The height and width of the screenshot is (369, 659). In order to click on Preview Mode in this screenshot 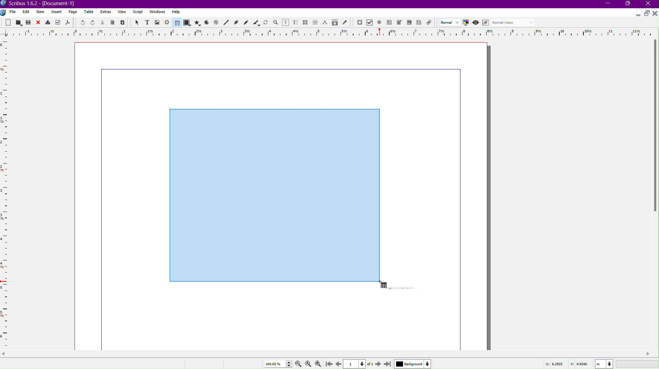, I will do `click(477, 23)`.